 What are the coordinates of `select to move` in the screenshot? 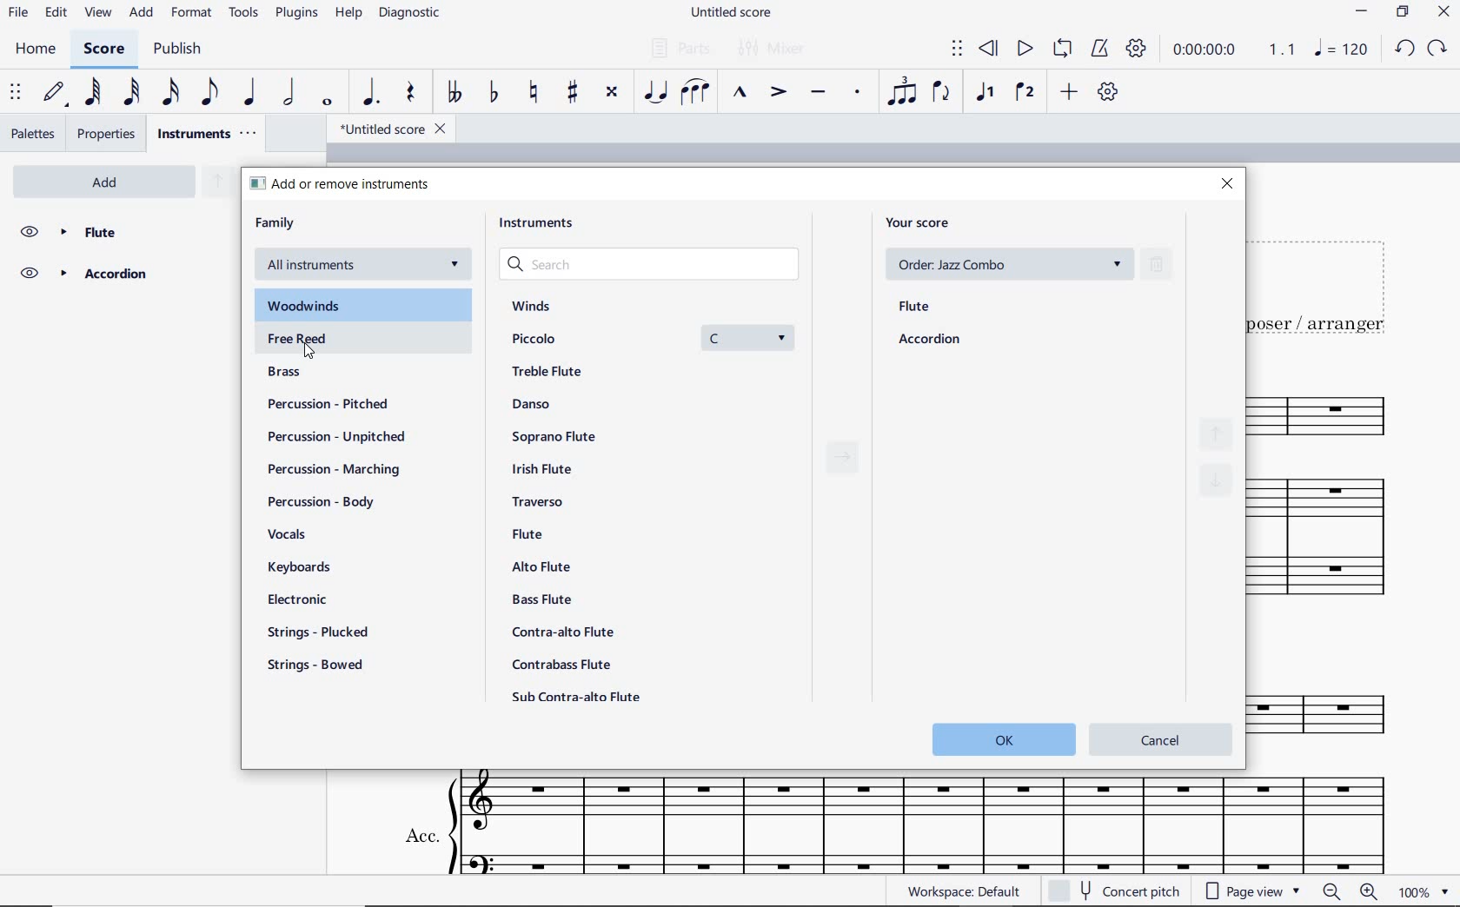 It's located at (957, 50).